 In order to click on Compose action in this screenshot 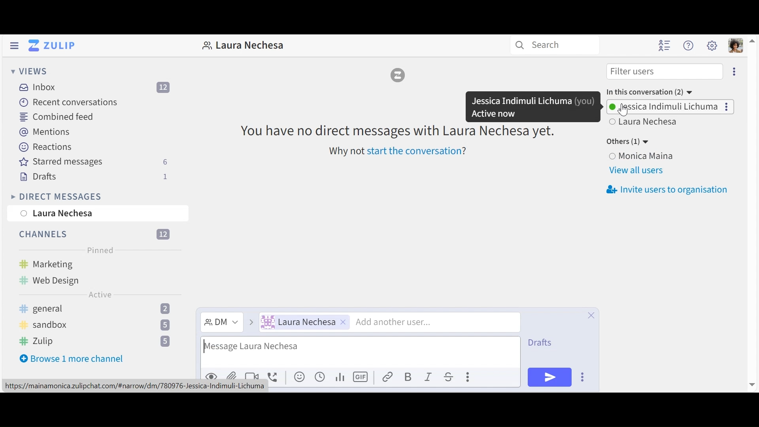, I will do `click(468, 377)`.